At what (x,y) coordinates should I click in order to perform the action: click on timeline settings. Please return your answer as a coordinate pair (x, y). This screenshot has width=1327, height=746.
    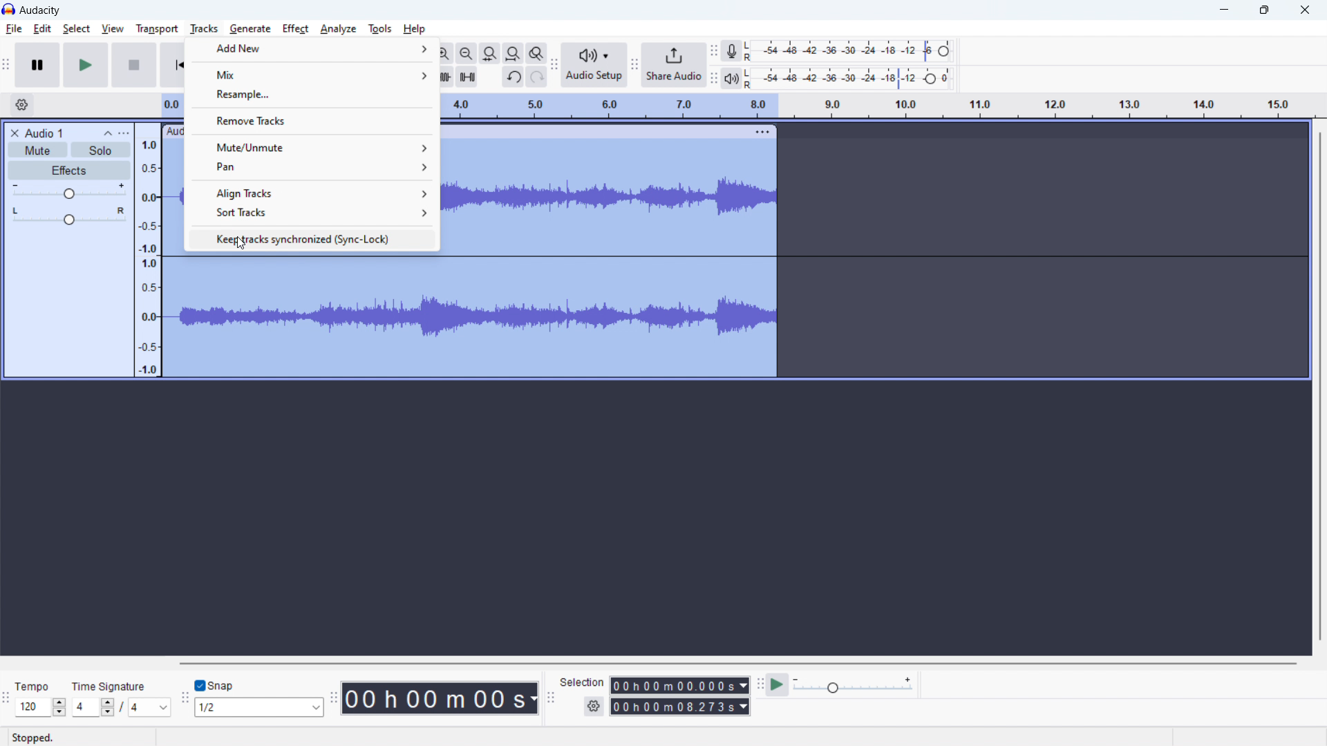
    Looking at the image, I should click on (21, 105).